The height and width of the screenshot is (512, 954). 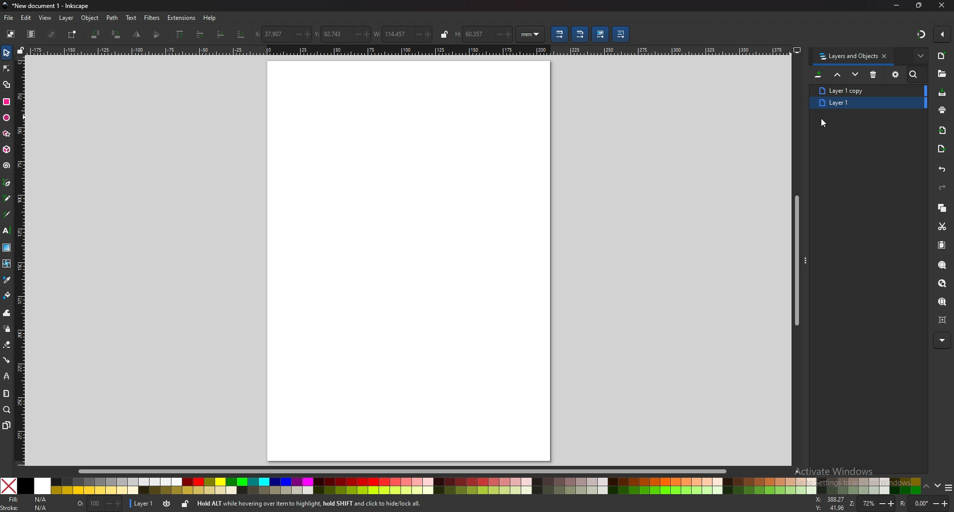 I want to click on path, so click(x=112, y=18).